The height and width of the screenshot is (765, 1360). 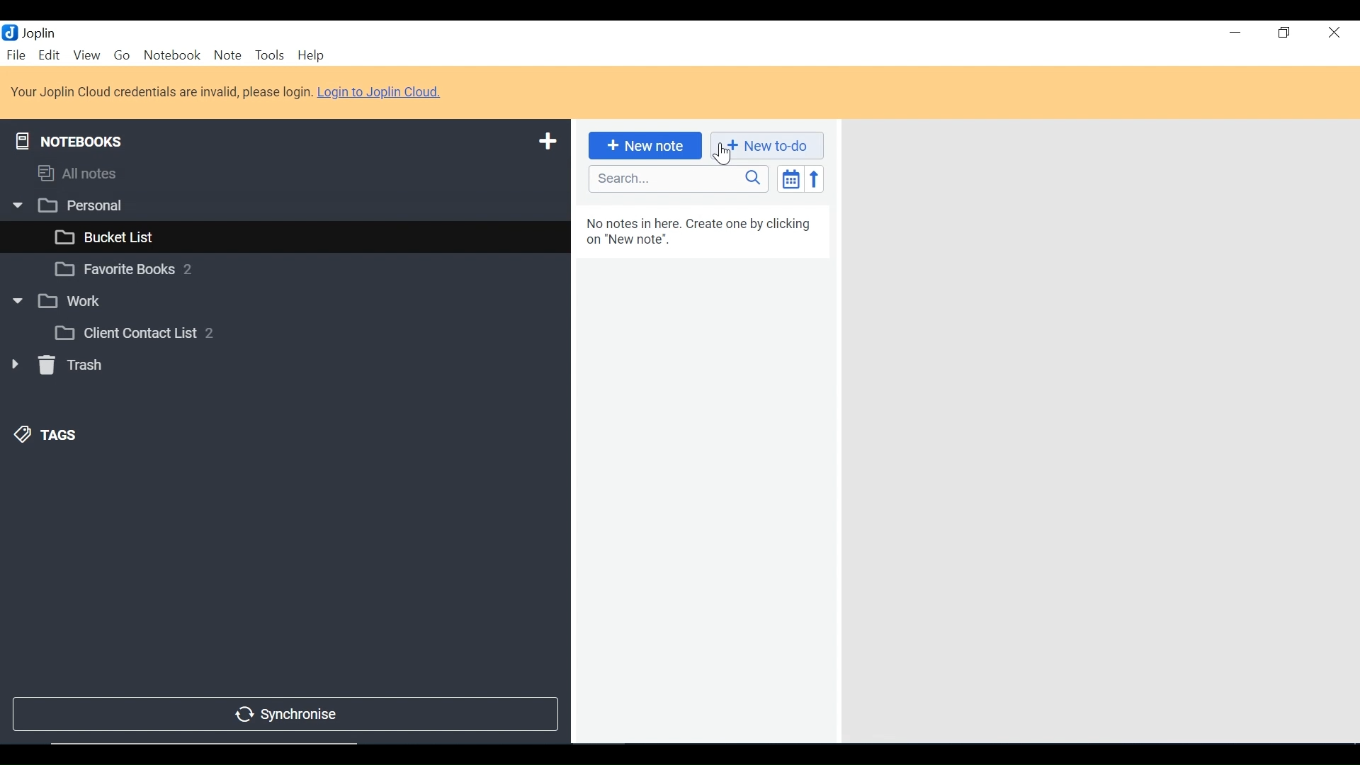 I want to click on Synchronise, so click(x=283, y=715).